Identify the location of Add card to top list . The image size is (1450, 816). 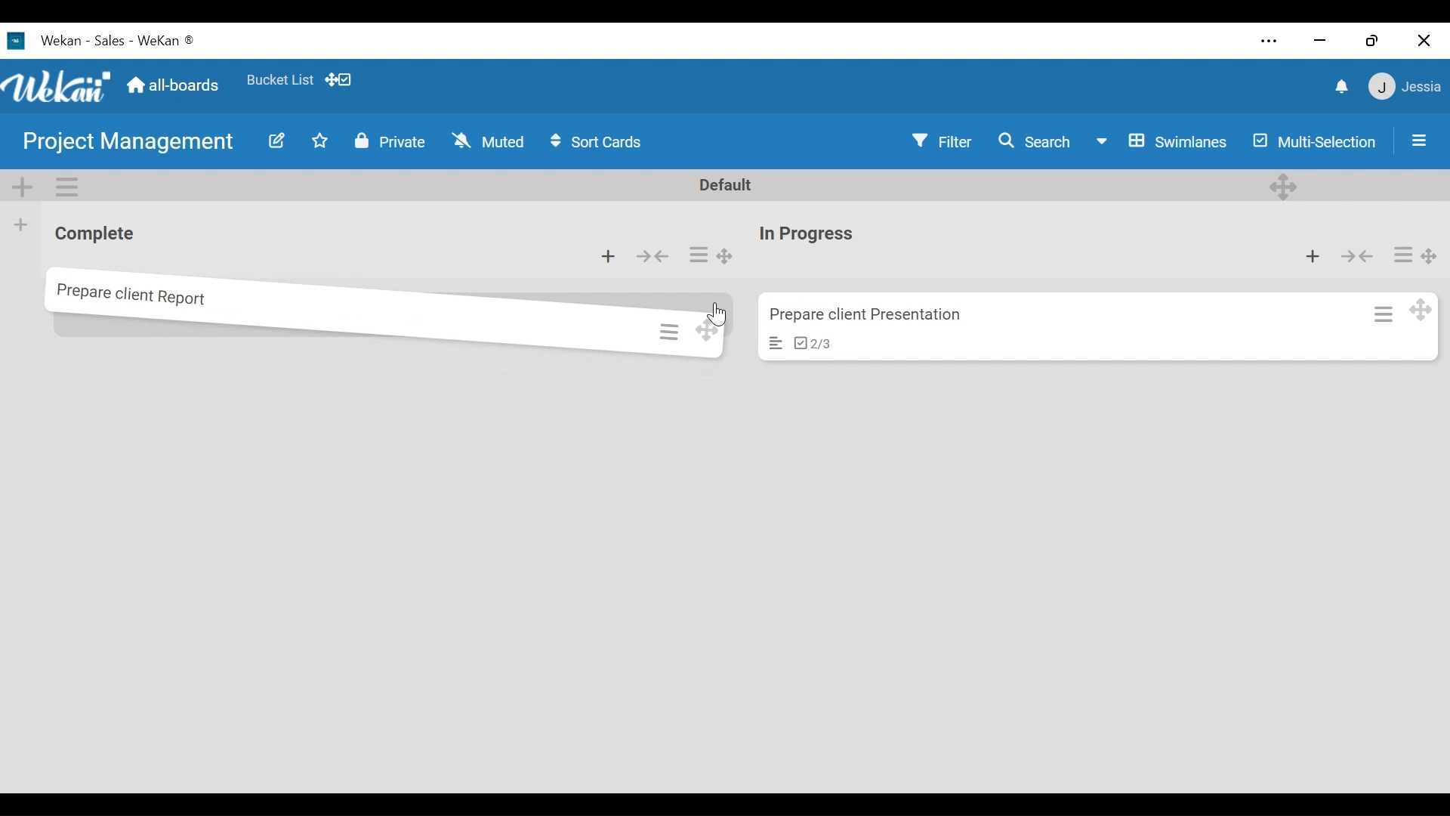
(1313, 258).